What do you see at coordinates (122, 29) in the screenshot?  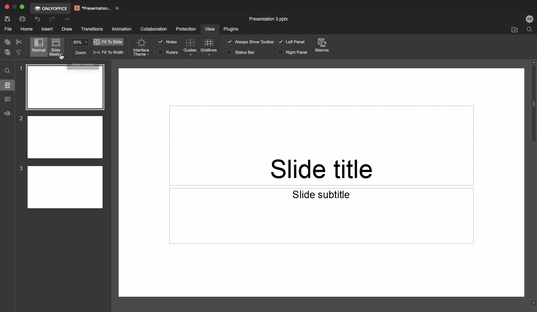 I see `Animation` at bounding box center [122, 29].